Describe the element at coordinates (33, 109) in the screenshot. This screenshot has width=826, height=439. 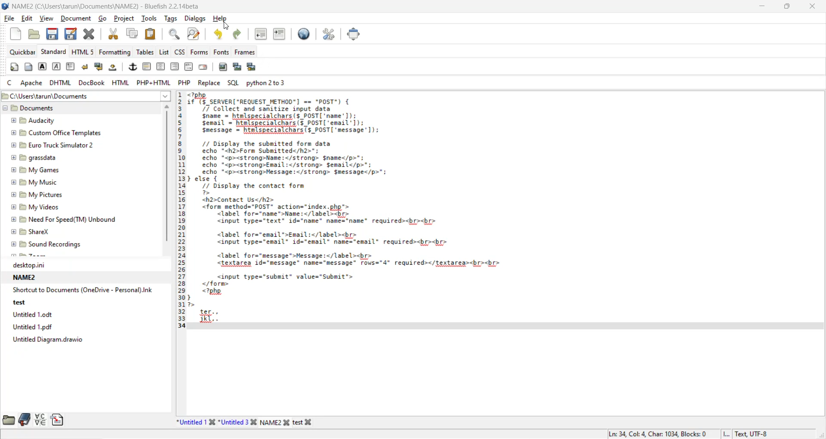
I see `Documents` at that location.